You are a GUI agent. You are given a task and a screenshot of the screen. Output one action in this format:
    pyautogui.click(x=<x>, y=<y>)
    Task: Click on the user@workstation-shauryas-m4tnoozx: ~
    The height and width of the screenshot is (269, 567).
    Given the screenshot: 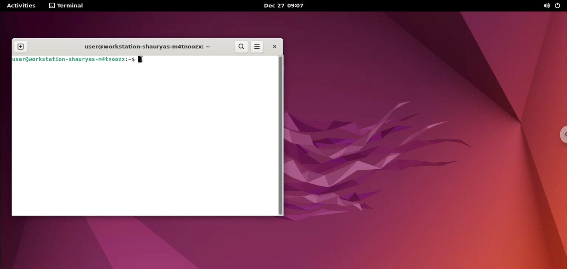 What is the action you would take?
    pyautogui.click(x=144, y=47)
    